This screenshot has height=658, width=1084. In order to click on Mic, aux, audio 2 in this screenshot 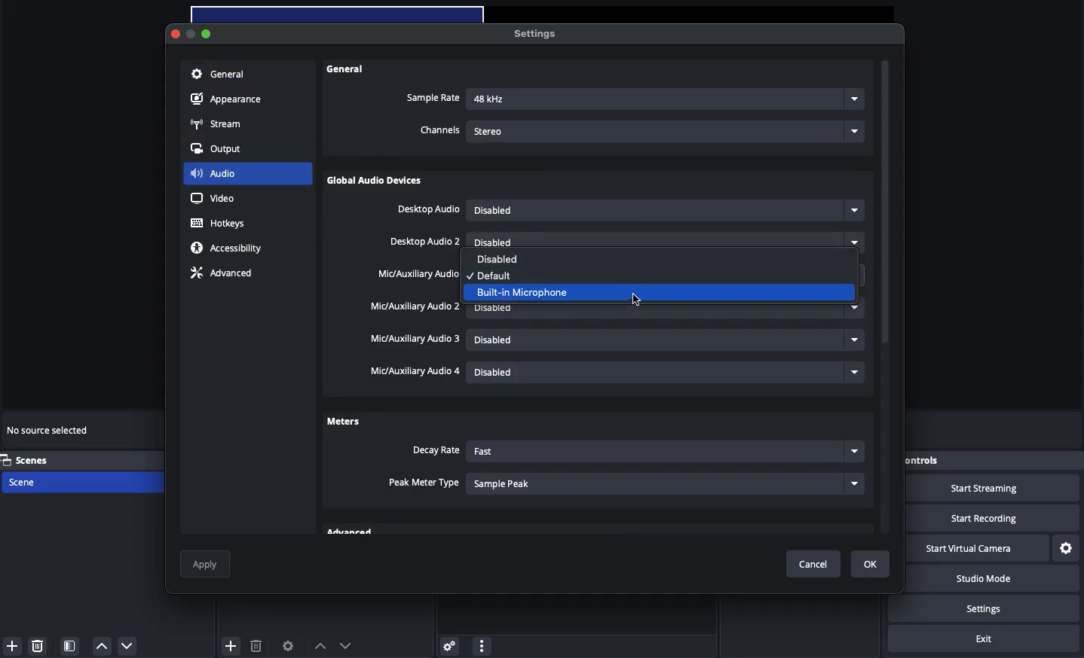, I will do `click(415, 306)`.